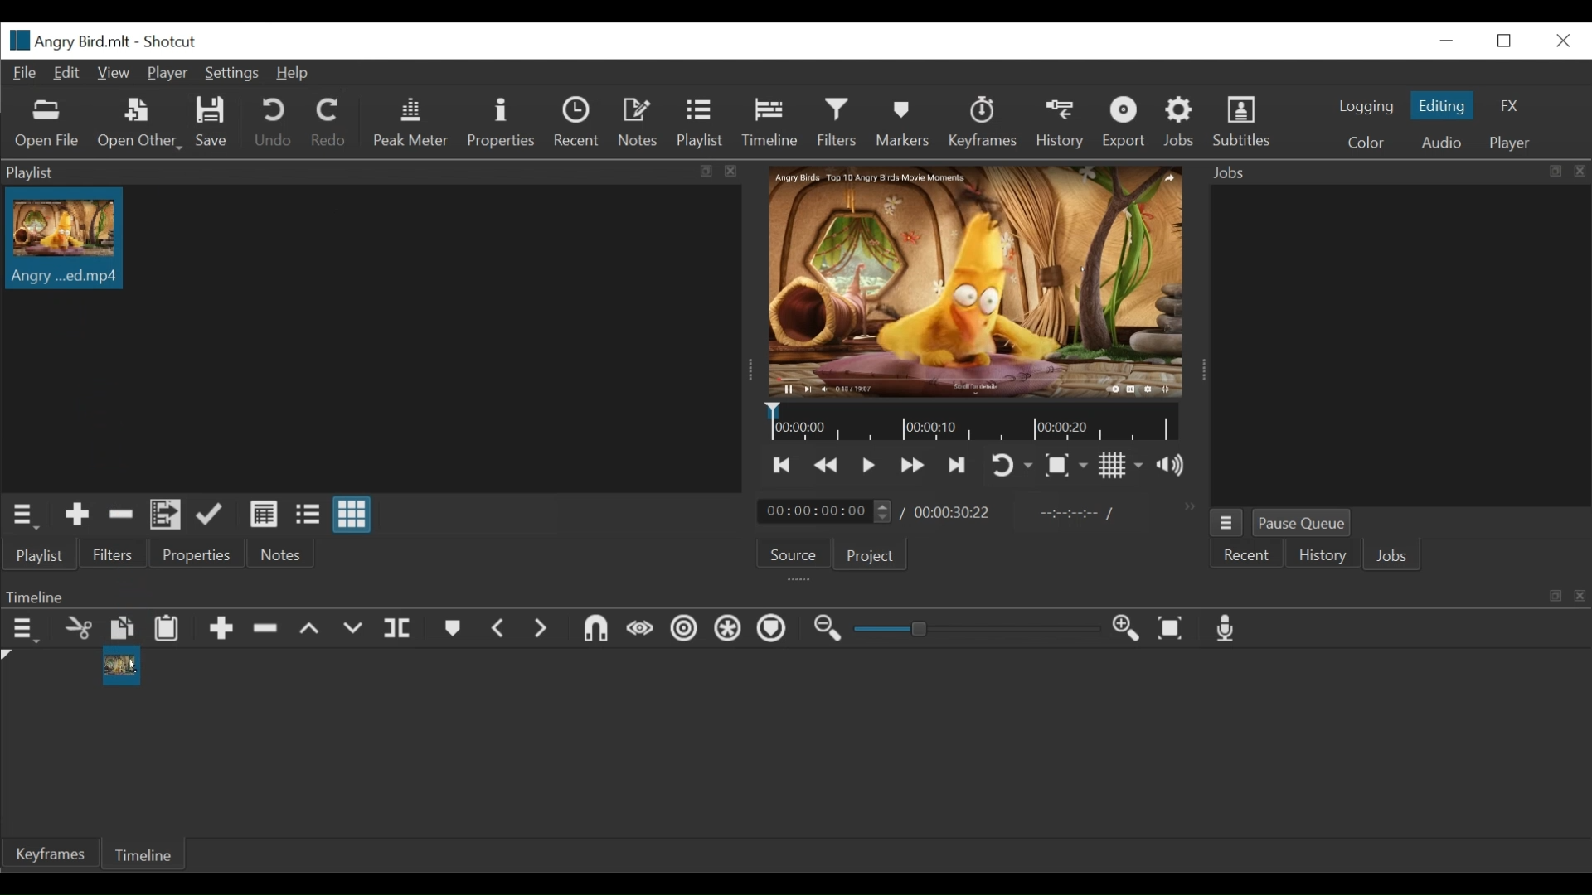  Describe the element at coordinates (595, 628) in the screenshot. I see `snap` at that location.